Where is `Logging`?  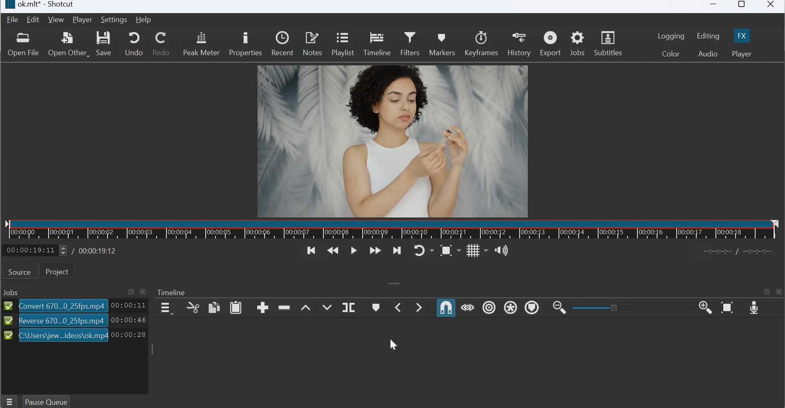 Logging is located at coordinates (671, 36).